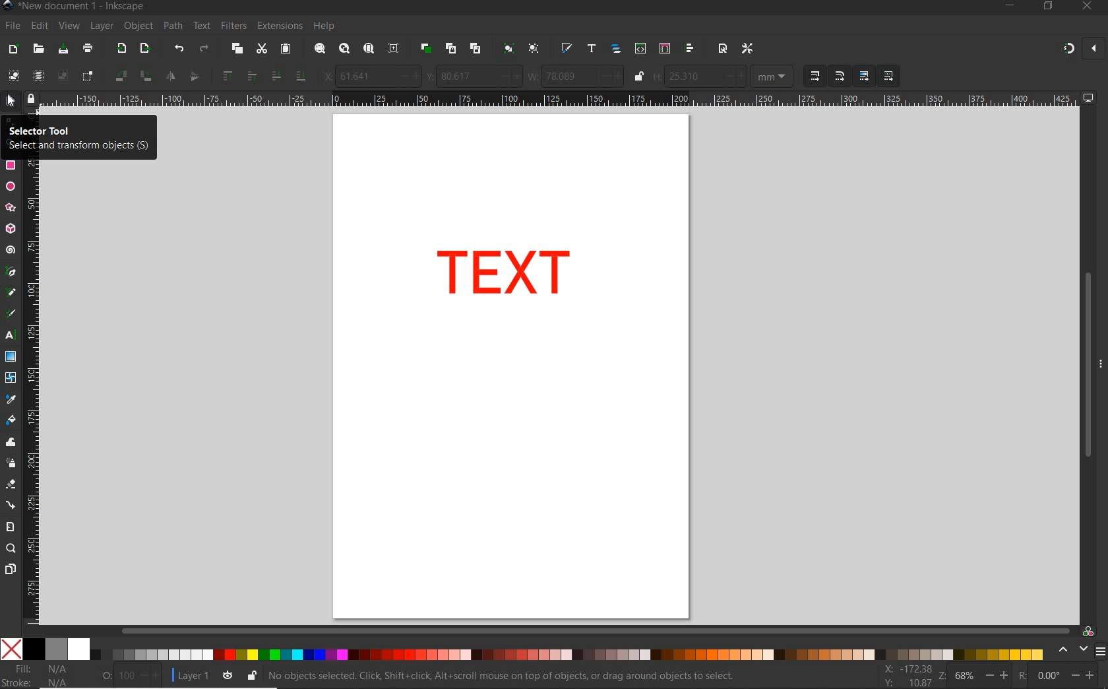  What do you see at coordinates (86, 49) in the screenshot?
I see `print` at bounding box center [86, 49].